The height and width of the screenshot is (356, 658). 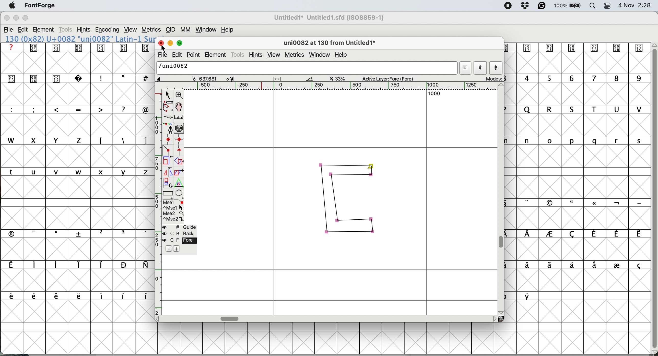 What do you see at coordinates (543, 6) in the screenshot?
I see `grammarly` at bounding box center [543, 6].